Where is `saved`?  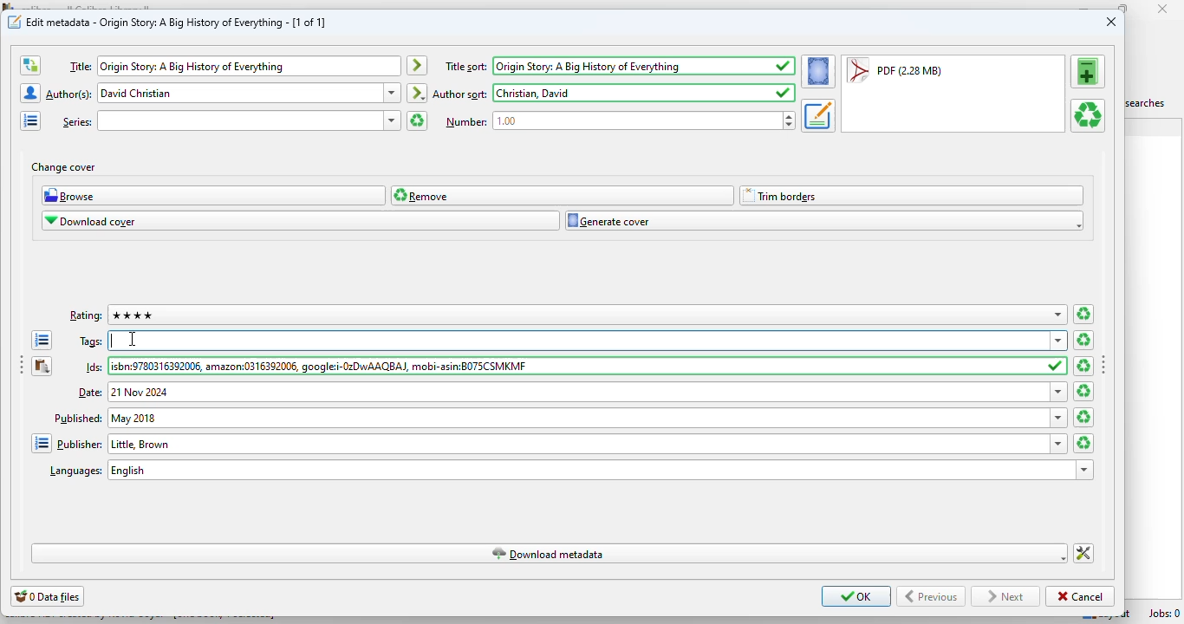
saved is located at coordinates (784, 66).